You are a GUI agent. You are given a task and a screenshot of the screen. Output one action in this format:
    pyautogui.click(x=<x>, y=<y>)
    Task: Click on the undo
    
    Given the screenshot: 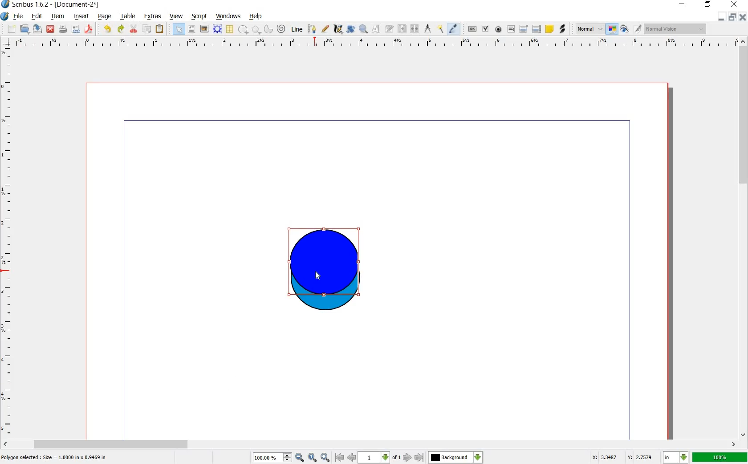 What is the action you would take?
    pyautogui.click(x=108, y=29)
    